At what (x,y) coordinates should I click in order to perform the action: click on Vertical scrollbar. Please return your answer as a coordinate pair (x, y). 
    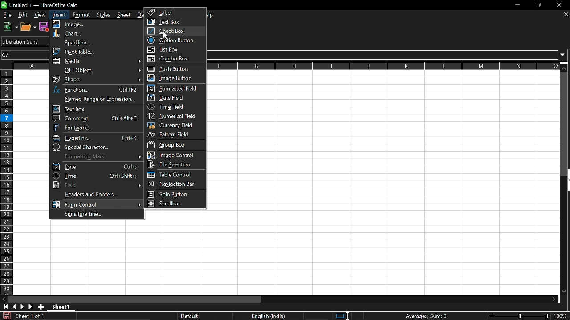
    Looking at the image, I should click on (565, 124).